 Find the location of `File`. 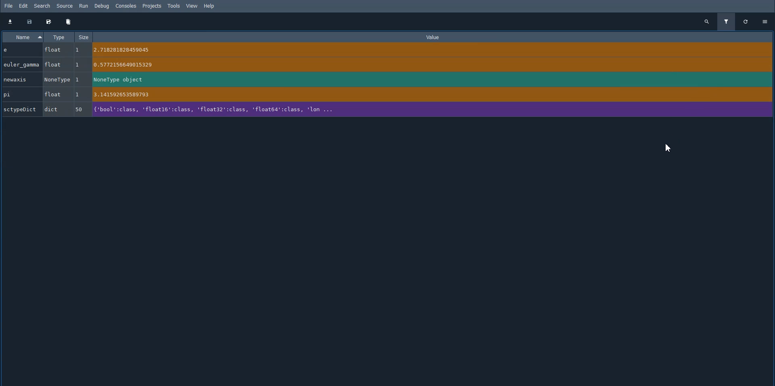

File is located at coordinates (8, 6).